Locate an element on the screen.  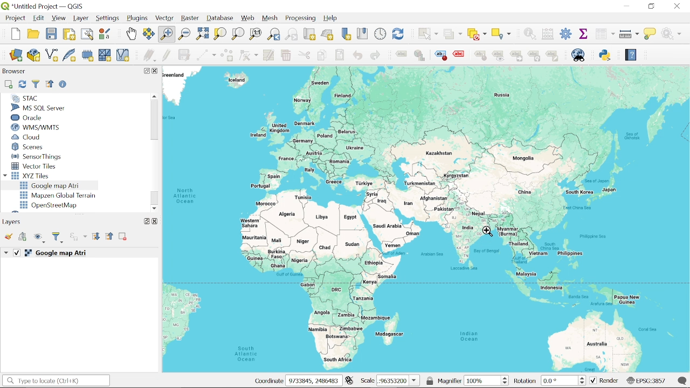
Highlihght pinned labels is located at coordinates (440, 56).